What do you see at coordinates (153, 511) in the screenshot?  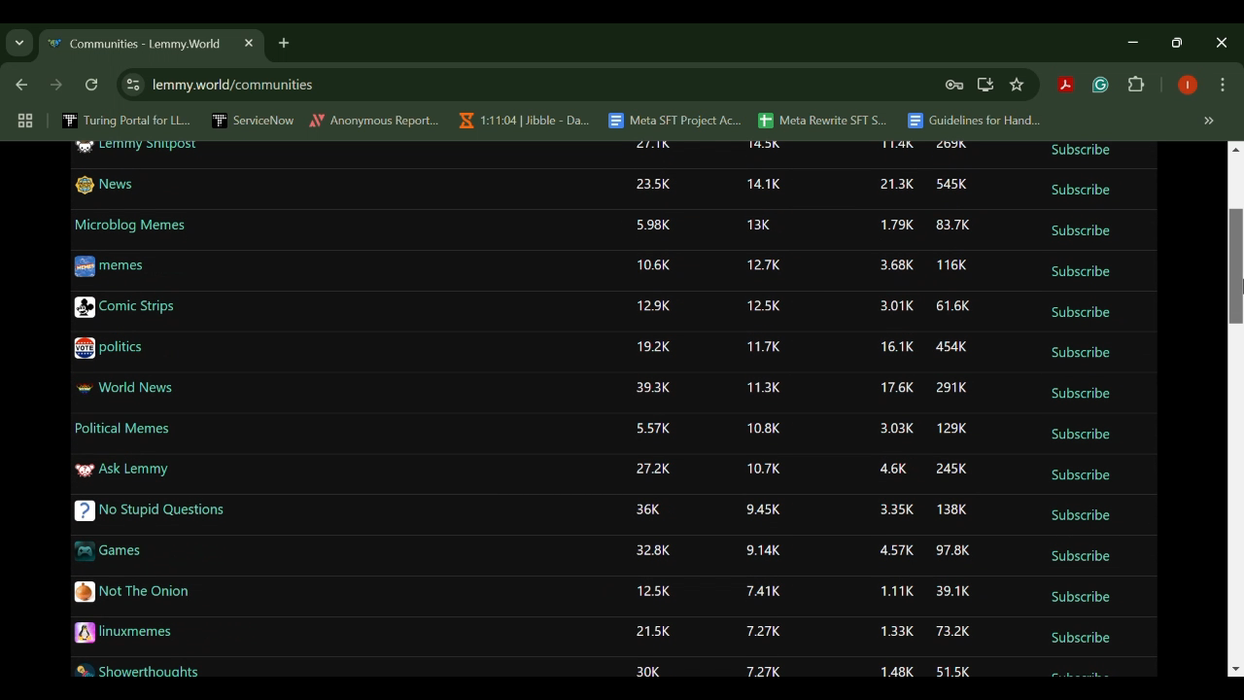 I see `No Stupid Questions` at bounding box center [153, 511].